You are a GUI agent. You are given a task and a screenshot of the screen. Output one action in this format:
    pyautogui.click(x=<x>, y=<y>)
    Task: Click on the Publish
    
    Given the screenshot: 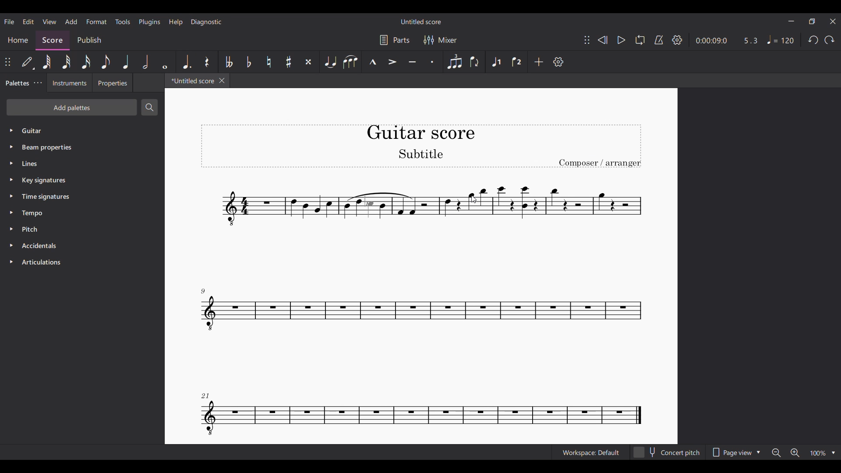 What is the action you would take?
    pyautogui.click(x=89, y=41)
    